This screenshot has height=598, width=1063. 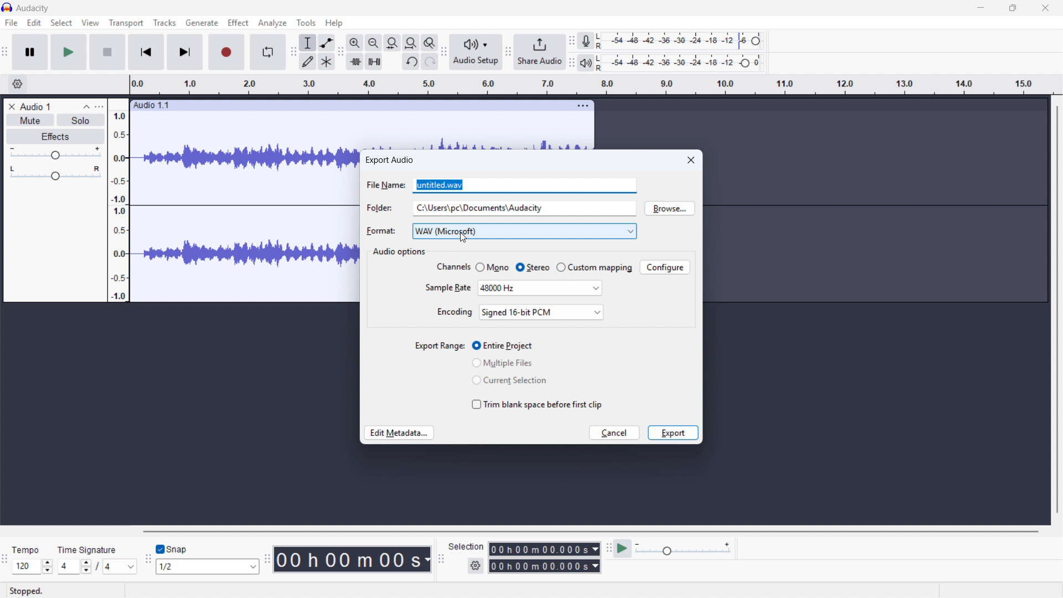 I want to click on Play at speed, so click(x=622, y=548).